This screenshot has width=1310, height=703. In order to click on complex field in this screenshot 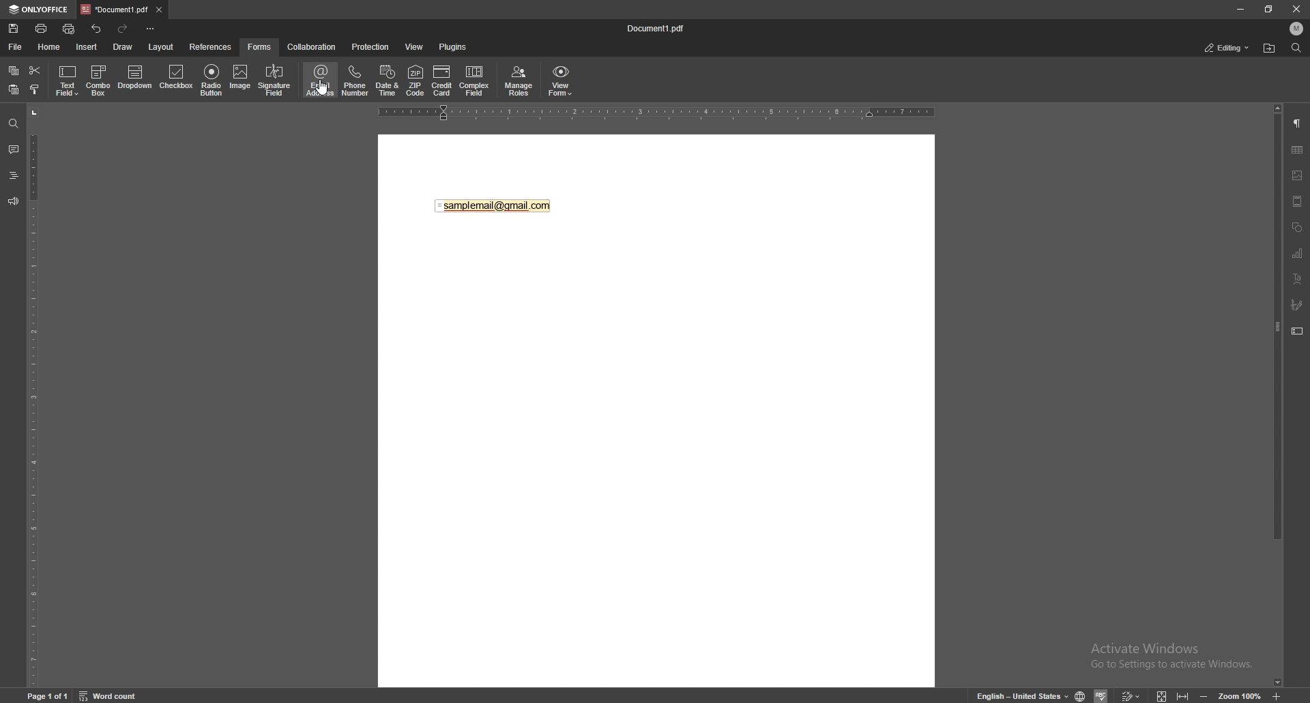, I will do `click(475, 81)`.